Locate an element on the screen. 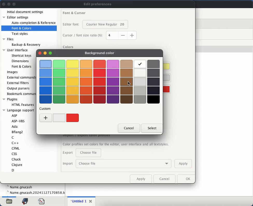 Image resolution: width=253 pixels, height=206 pixels. close is located at coordinates (4, 4).